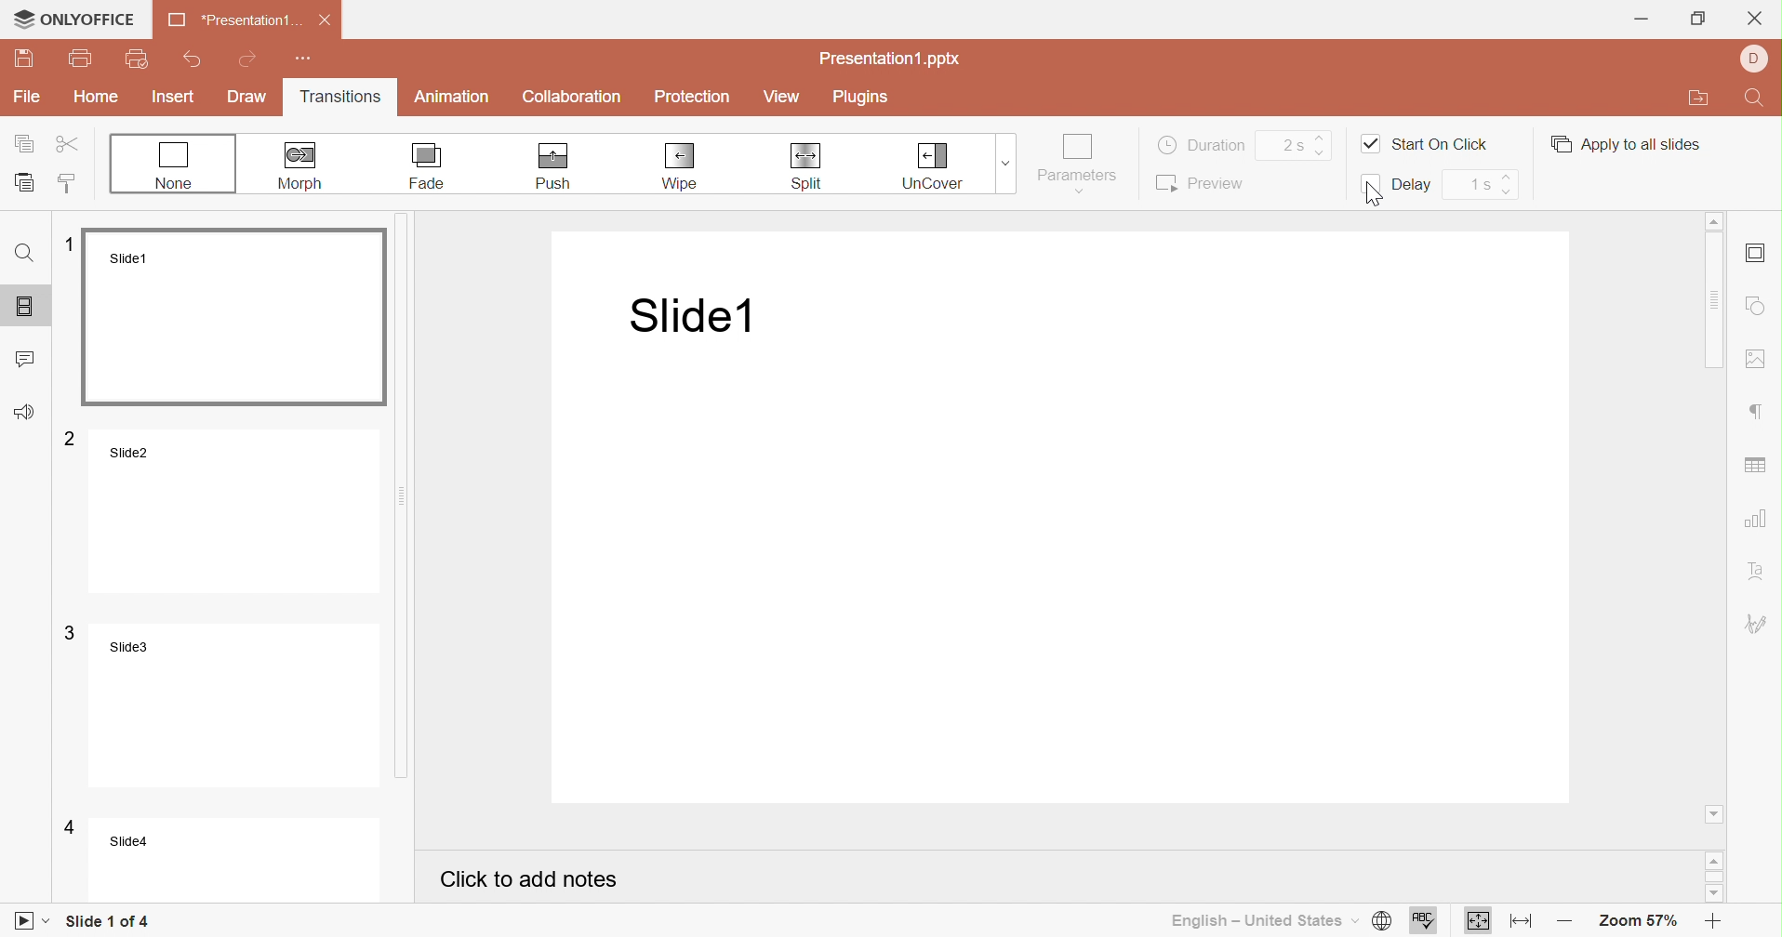  What do you see at coordinates (693, 99) in the screenshot?
I see `Protection` at bounding box center [693, 99].